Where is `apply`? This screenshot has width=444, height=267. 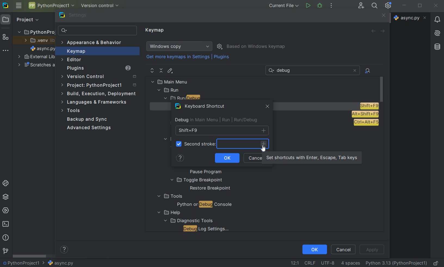 apply is located at coordinates (372, 250).